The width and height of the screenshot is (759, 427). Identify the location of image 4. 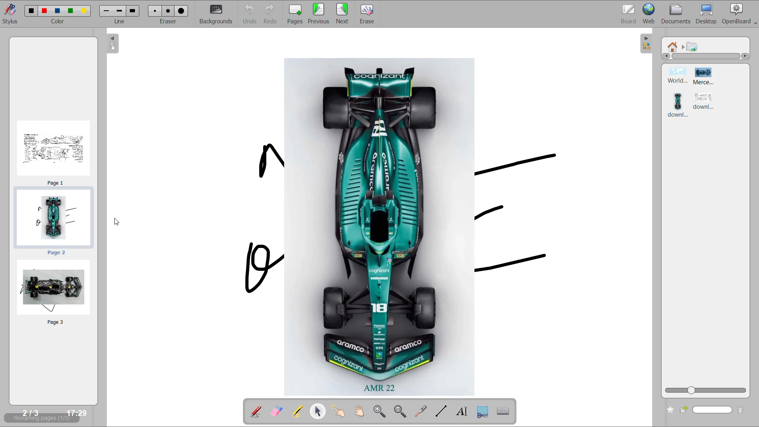
(704, 102).